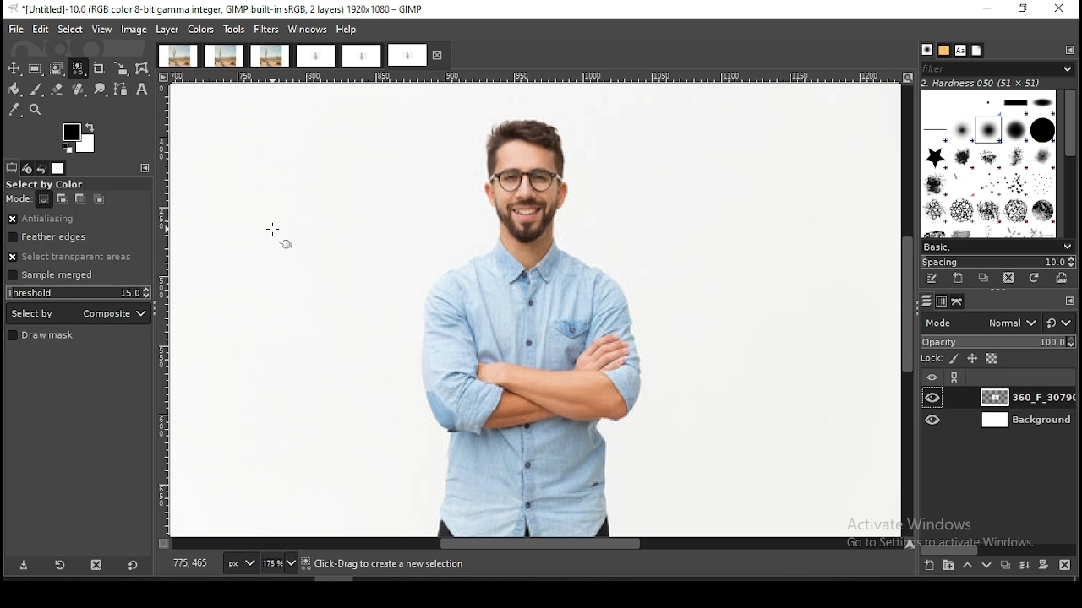  What do you see at coordinates (997, 247) in the screenshot?
I see `brush presets` at bounding box center [997, 247].